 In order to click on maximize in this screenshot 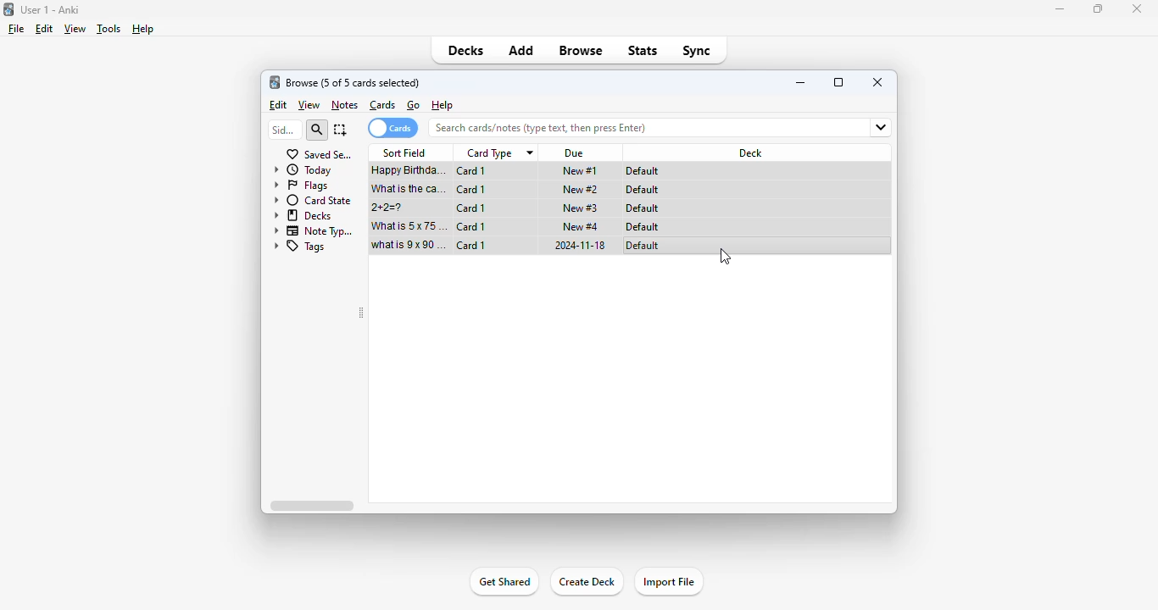, I will do `click(838, 81)`.